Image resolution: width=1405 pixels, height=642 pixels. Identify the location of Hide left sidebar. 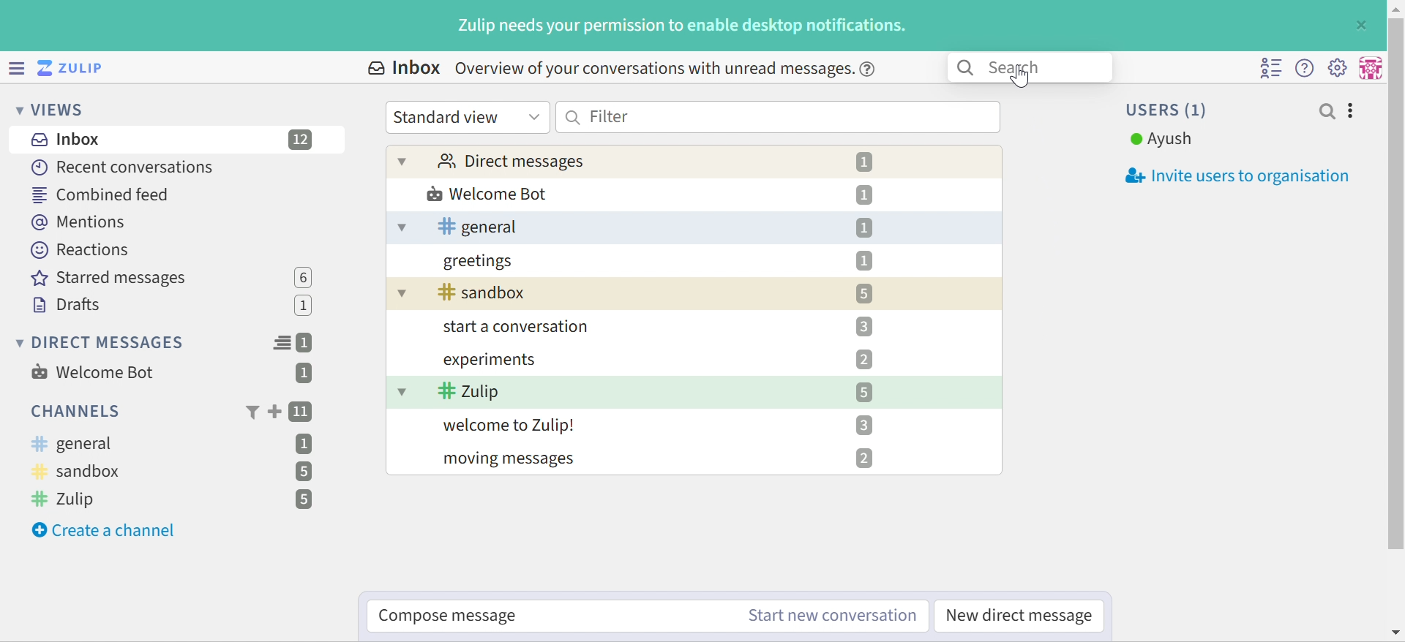
(15, 67).